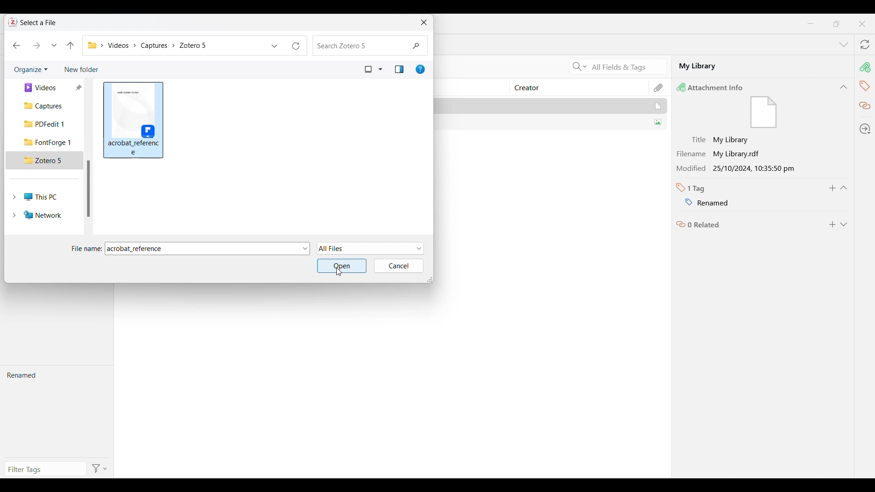  I want to click on Attachment, so click(659, 87).